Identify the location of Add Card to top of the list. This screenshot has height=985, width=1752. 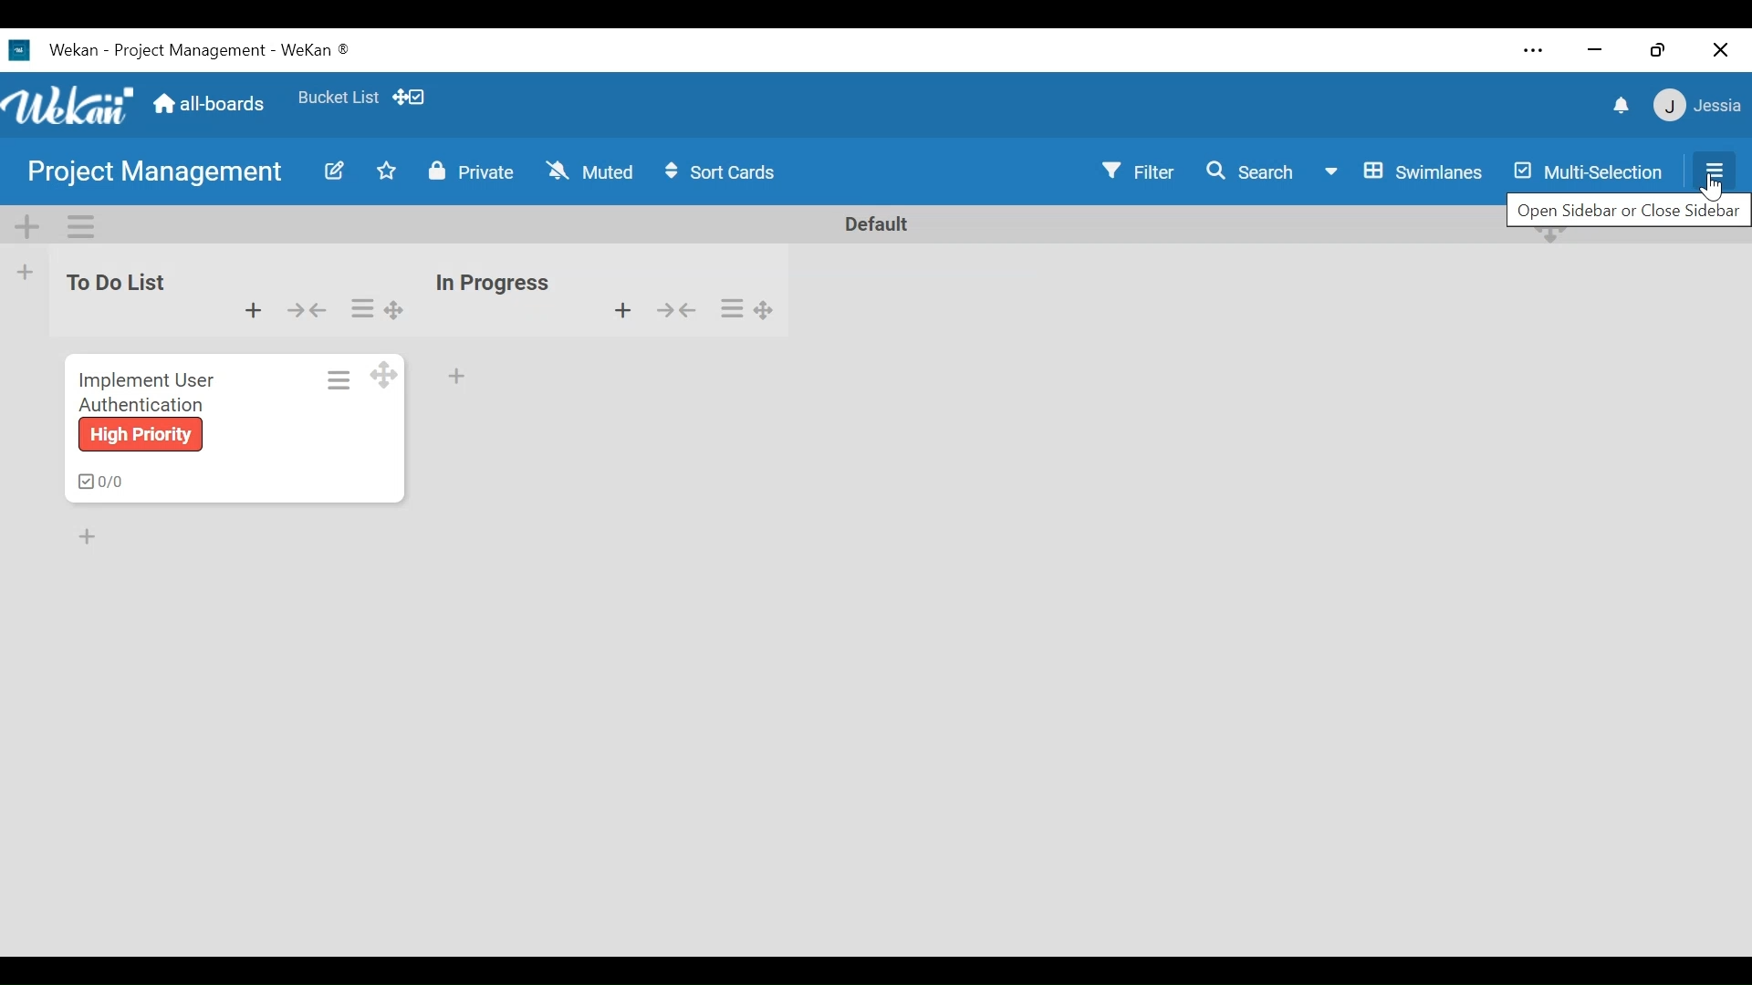
(622, 310).